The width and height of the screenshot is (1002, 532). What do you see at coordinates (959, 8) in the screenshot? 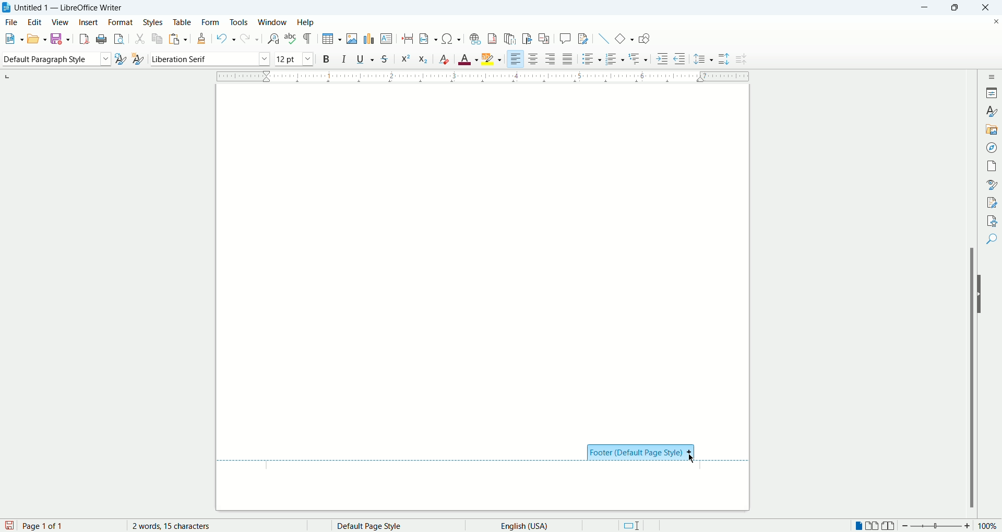
I see `maximize` at bounding box center [959, 8].